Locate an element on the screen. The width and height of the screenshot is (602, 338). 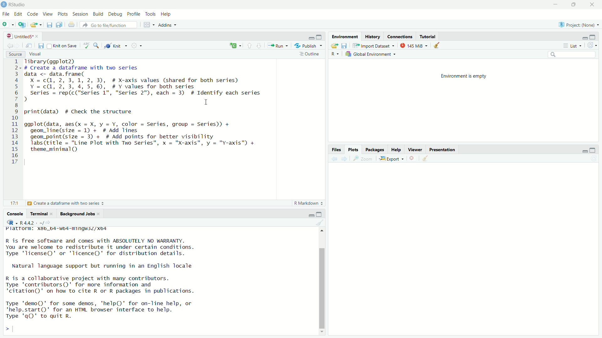
 145 MB used by R studio is located at coordinates (413, 45).